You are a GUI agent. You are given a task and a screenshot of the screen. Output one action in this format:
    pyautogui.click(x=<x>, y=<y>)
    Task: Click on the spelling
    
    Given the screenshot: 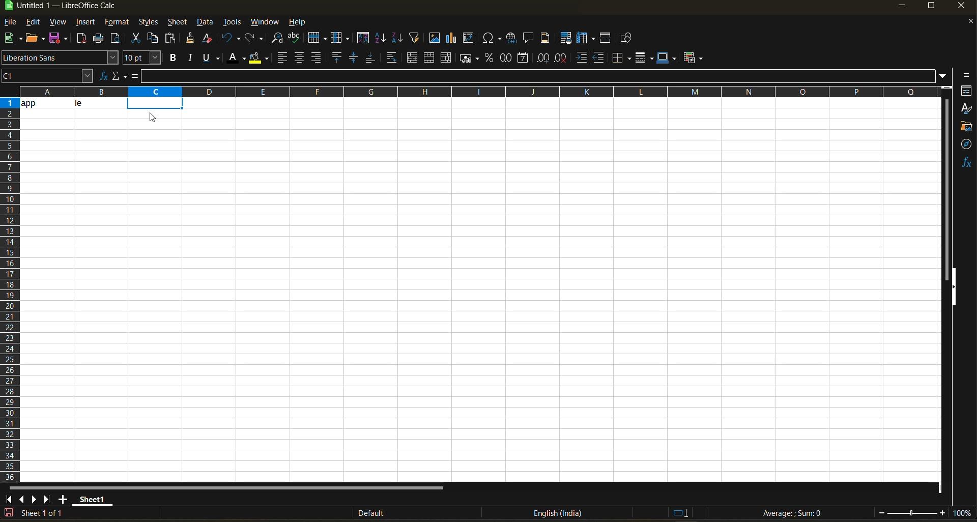 What is the action you would take?
    pyautogui.click(x=294, y=39)
    